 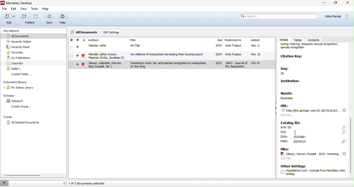 I want to click on scroll down, so click(x=351, y=145).